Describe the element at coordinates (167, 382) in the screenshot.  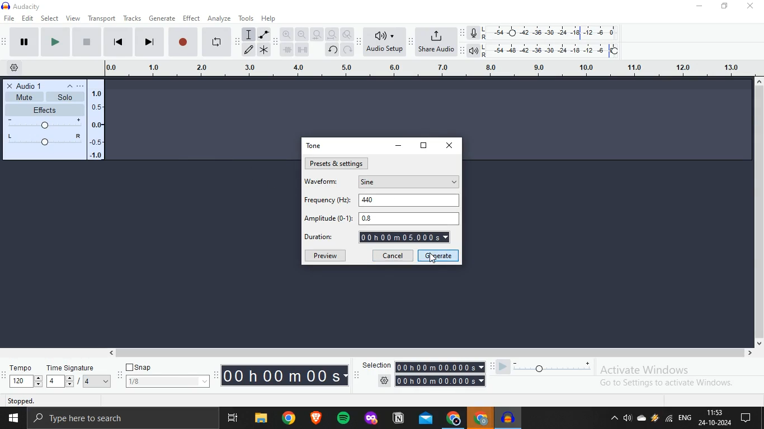
I see `1/8` at that location.